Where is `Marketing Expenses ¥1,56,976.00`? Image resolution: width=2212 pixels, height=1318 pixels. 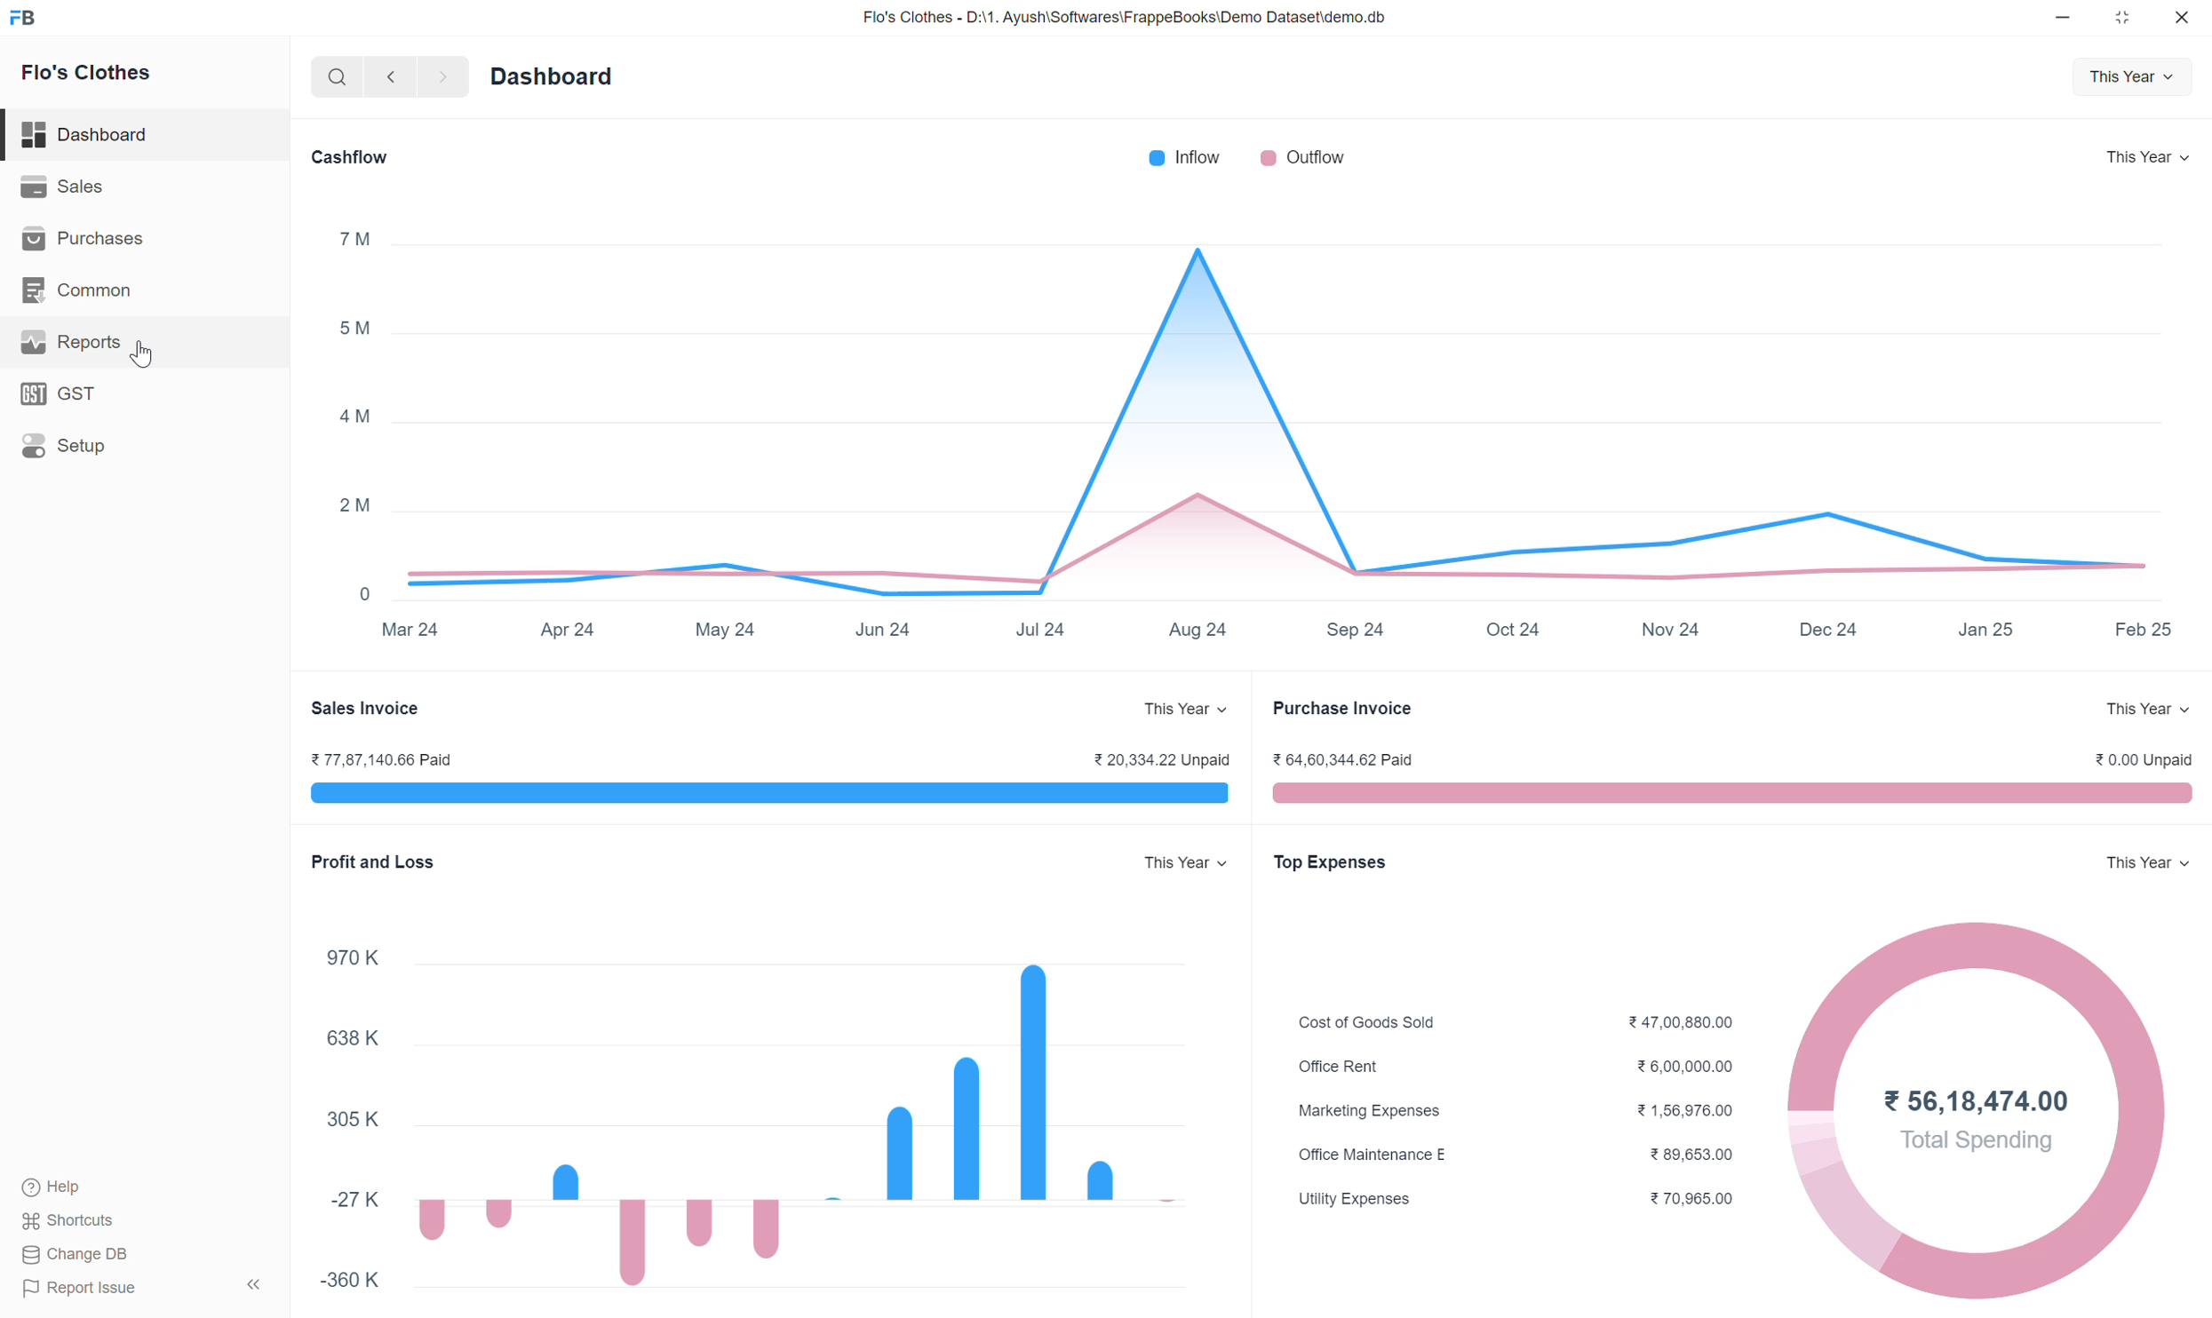 Marketing Expenses ¥1,56,976.00 is located at coordinates (1514, 1114).